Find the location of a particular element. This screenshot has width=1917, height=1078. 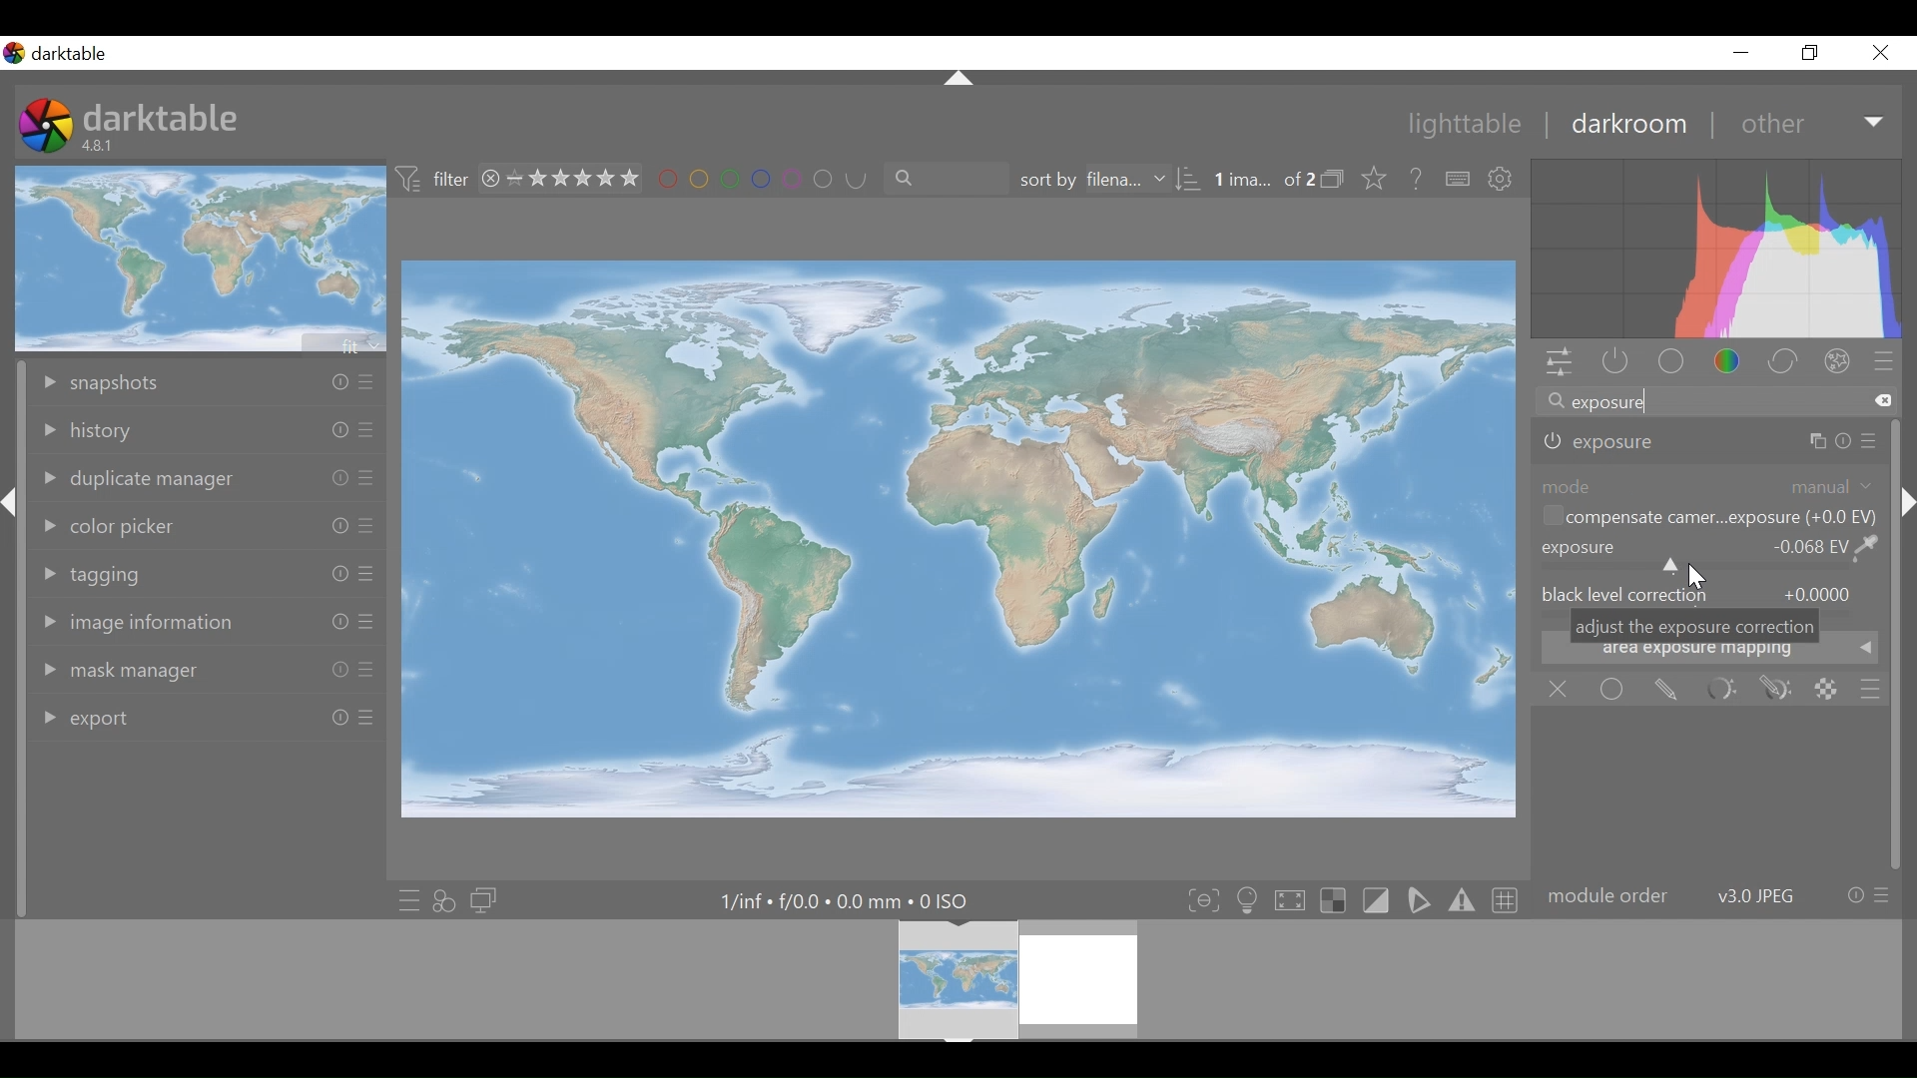

Cursor is located at coordinates (1701, 581).